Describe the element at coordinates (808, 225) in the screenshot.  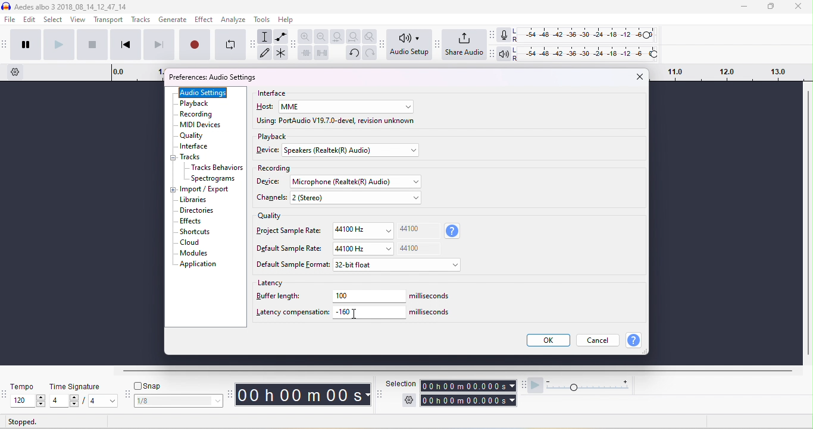
I see `vertical scroll bar` at that location.